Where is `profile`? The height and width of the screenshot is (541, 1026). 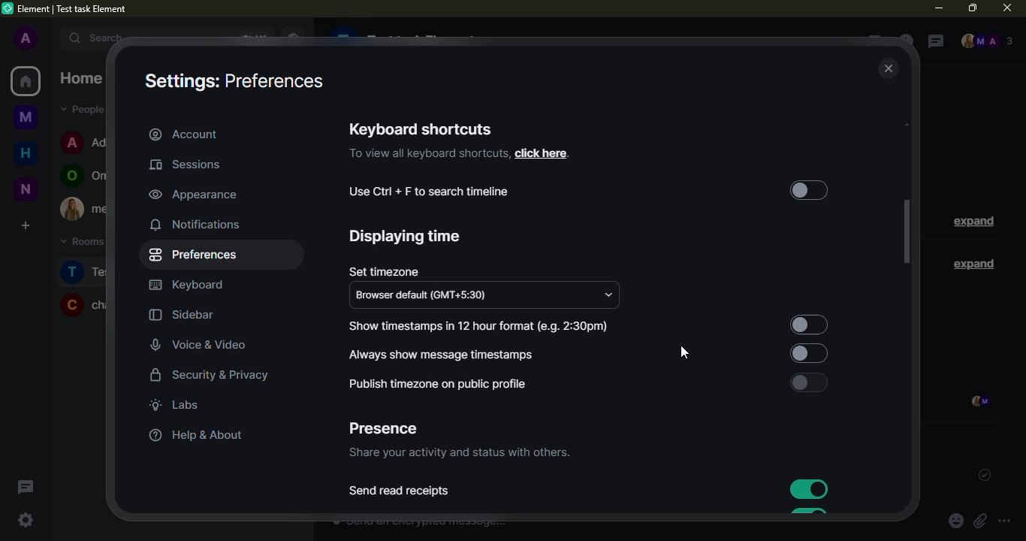
profile is located at coordinates (25, 39).